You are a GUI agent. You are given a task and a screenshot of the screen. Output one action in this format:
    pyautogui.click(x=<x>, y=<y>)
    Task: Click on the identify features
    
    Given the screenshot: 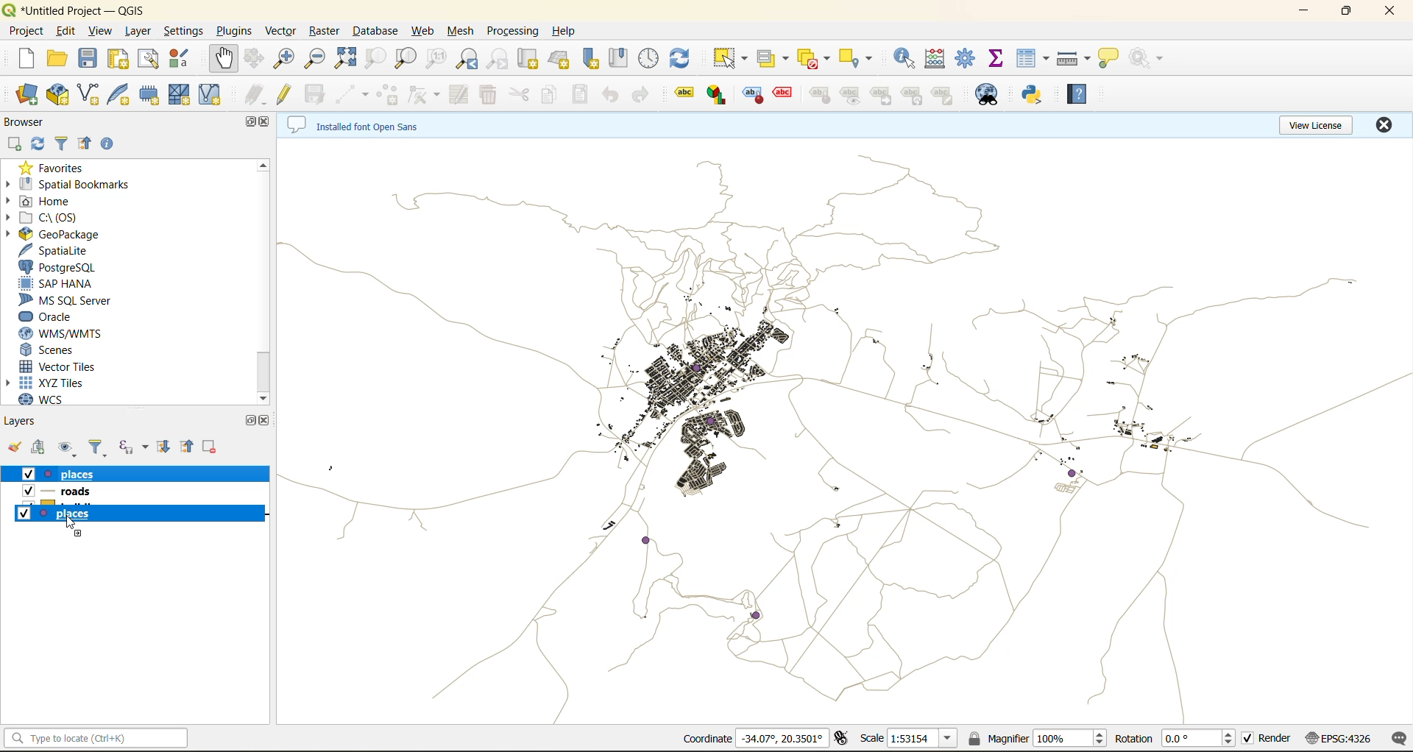 What is the action you would take?
    pyautogui.click(x=908, y=59)
    